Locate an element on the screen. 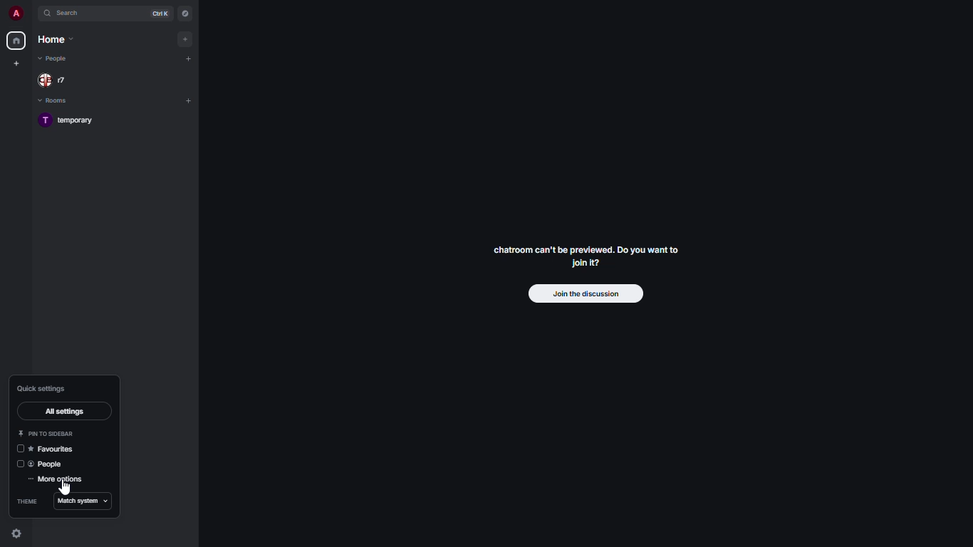  expand is located at coordinates (34, 14).